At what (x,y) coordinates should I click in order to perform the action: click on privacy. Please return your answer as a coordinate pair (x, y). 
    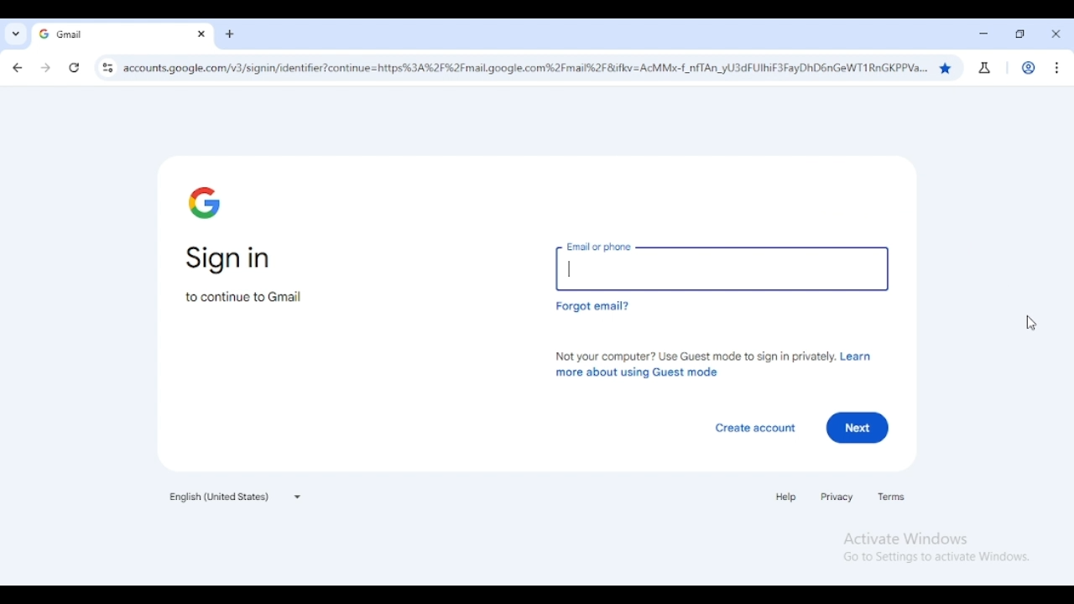
    Looking at the image, I should click on (837, 497).